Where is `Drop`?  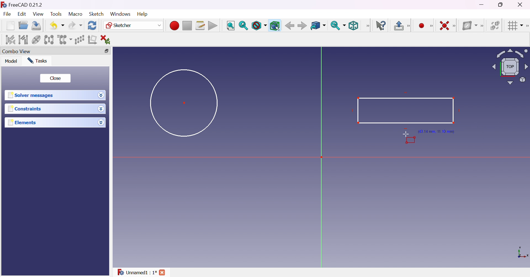 Drop is located at coordinates (102, 109).